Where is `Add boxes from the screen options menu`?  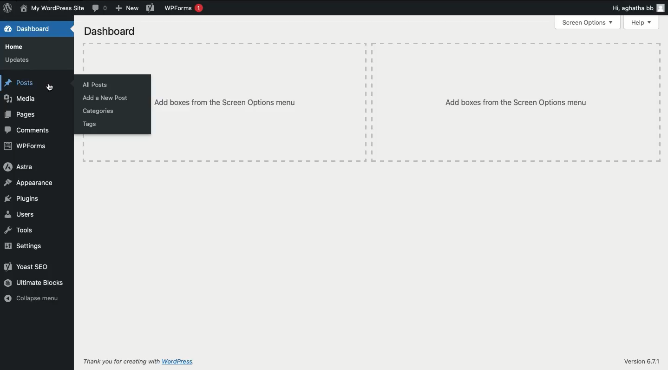
Add boxes from the screen options menu is located at coordinates (516, 103).